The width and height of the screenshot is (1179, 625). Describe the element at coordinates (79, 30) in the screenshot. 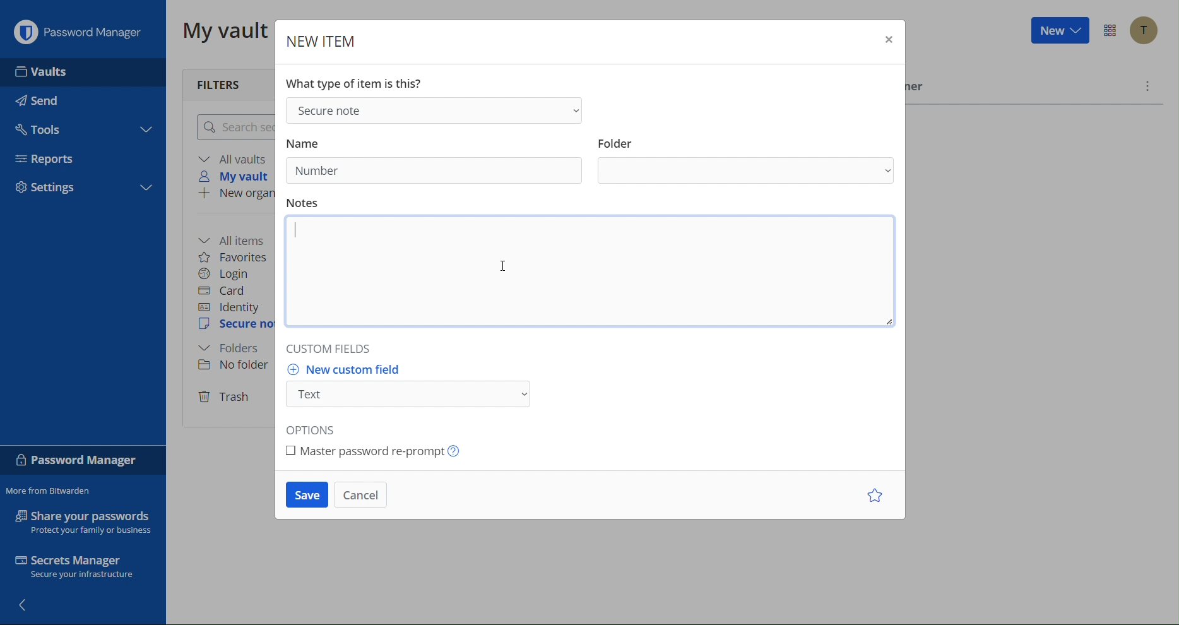

I see `Password Manager` at that location.